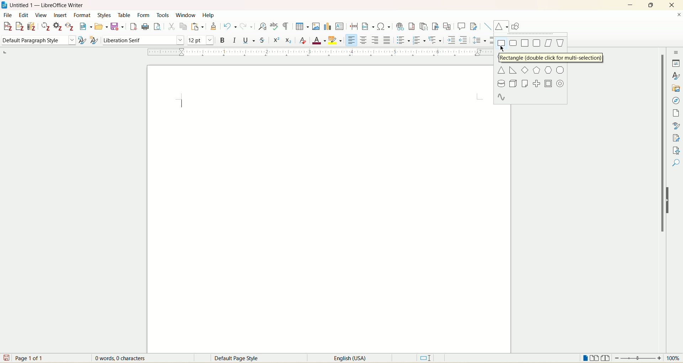  I want to click on set line spacing, so click(480, 40).